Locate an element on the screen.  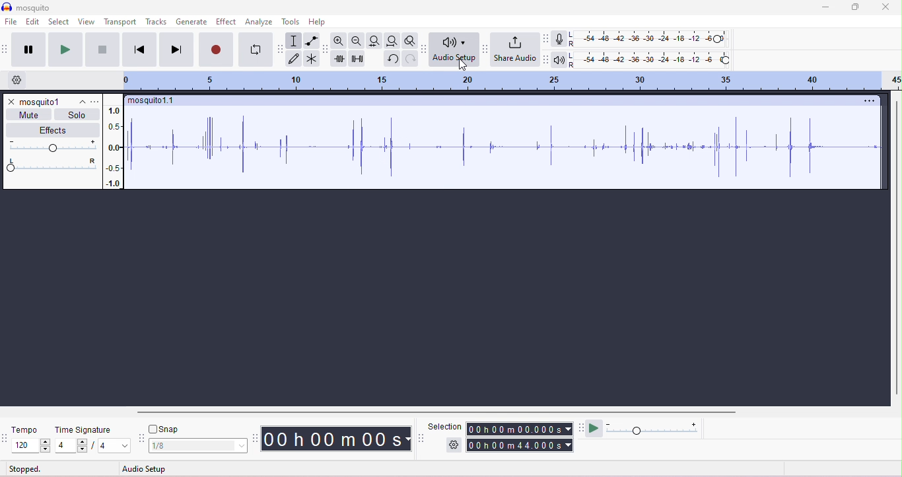
fit selection to width is located at coordinates (373, 40).